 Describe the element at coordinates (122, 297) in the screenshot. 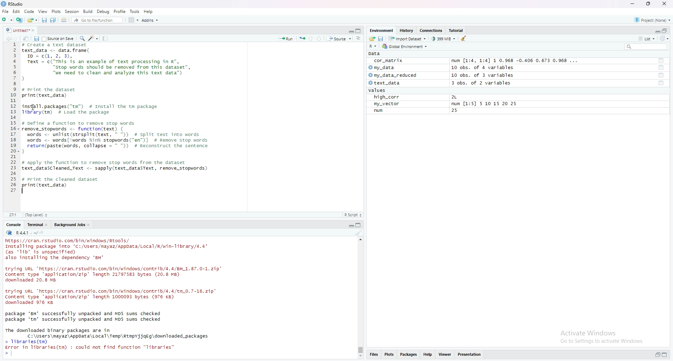

I see `console log` at that location.